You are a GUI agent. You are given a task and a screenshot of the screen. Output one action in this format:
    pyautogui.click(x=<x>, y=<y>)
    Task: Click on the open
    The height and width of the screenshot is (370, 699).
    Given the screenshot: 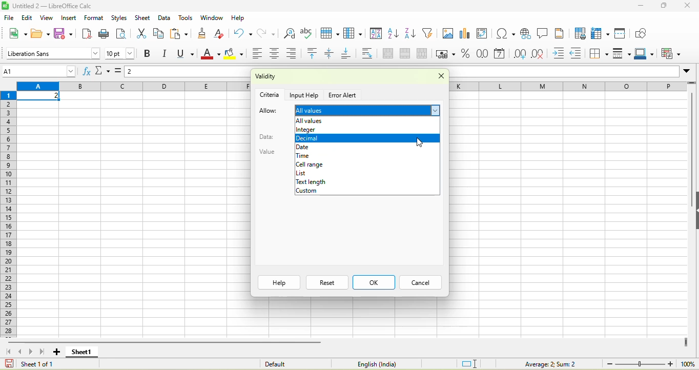 What is the action you would take?
    pyautogui.click(x=40, y=33)
    